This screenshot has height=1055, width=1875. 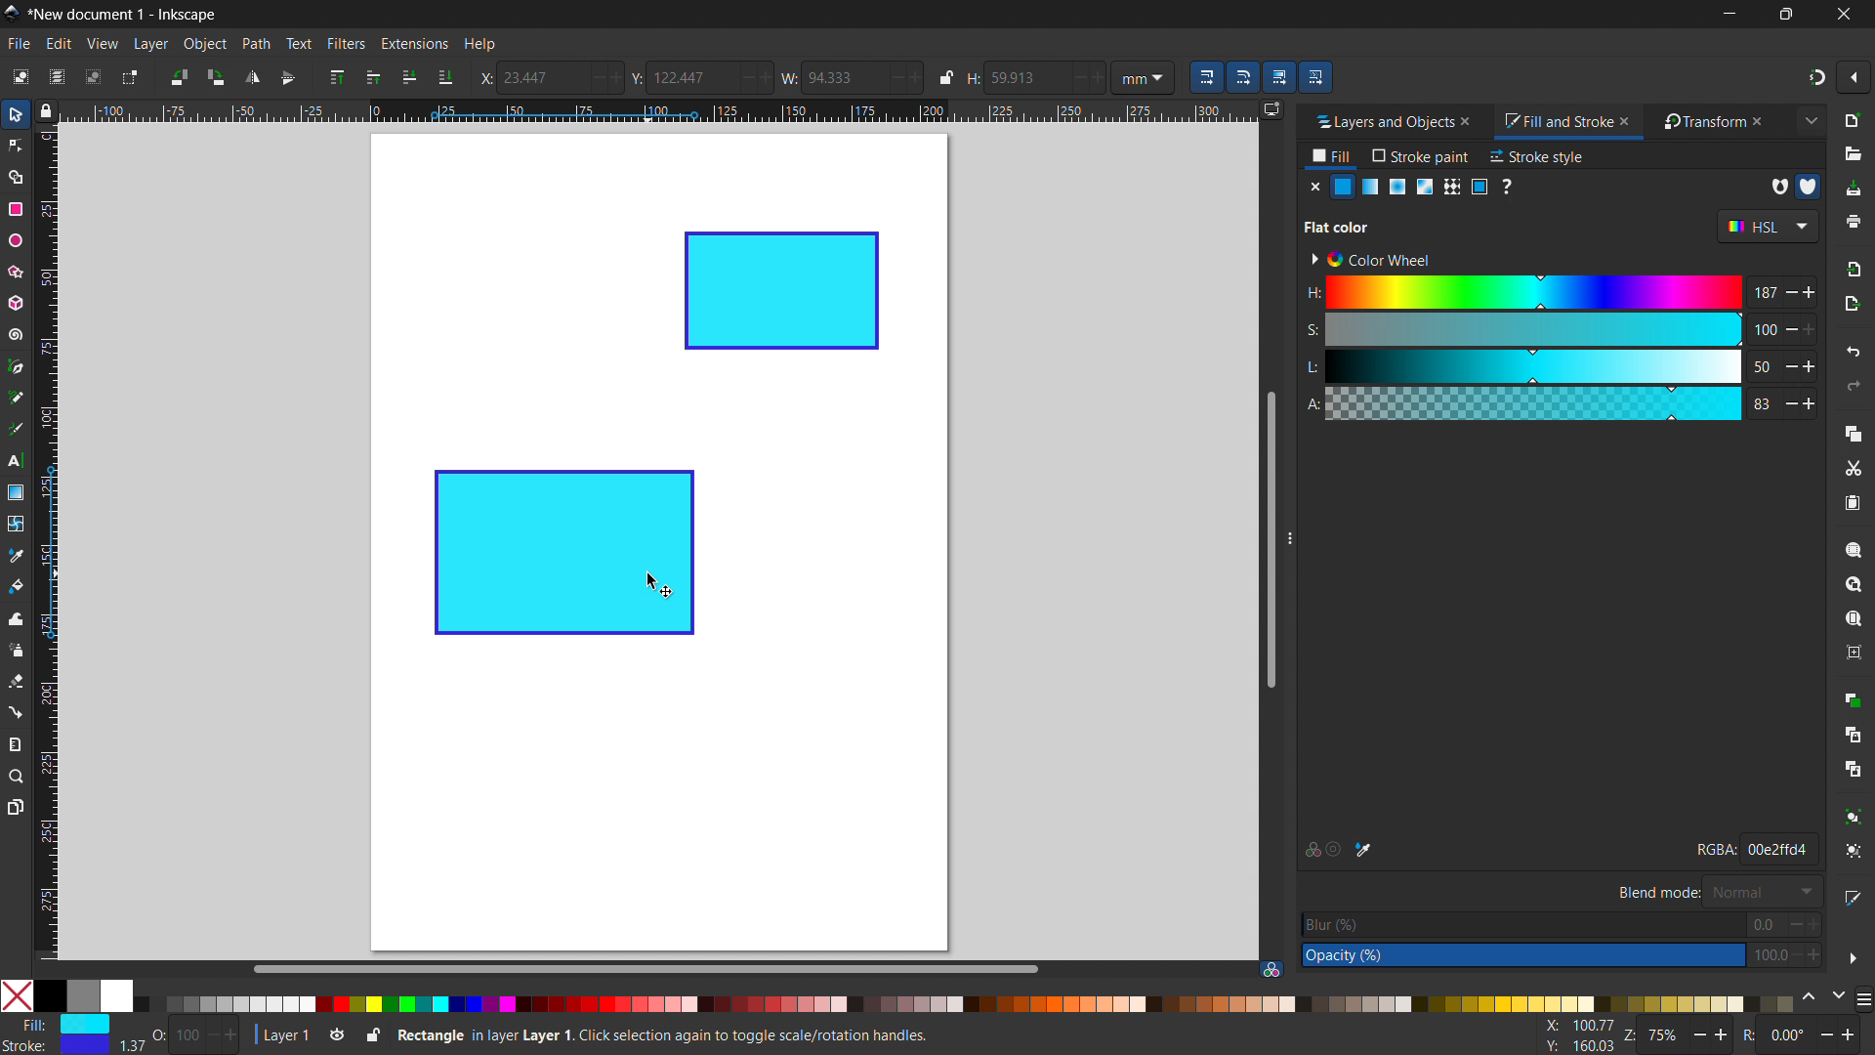 I want to click on 3D box tool, so click(x=14, y=302).